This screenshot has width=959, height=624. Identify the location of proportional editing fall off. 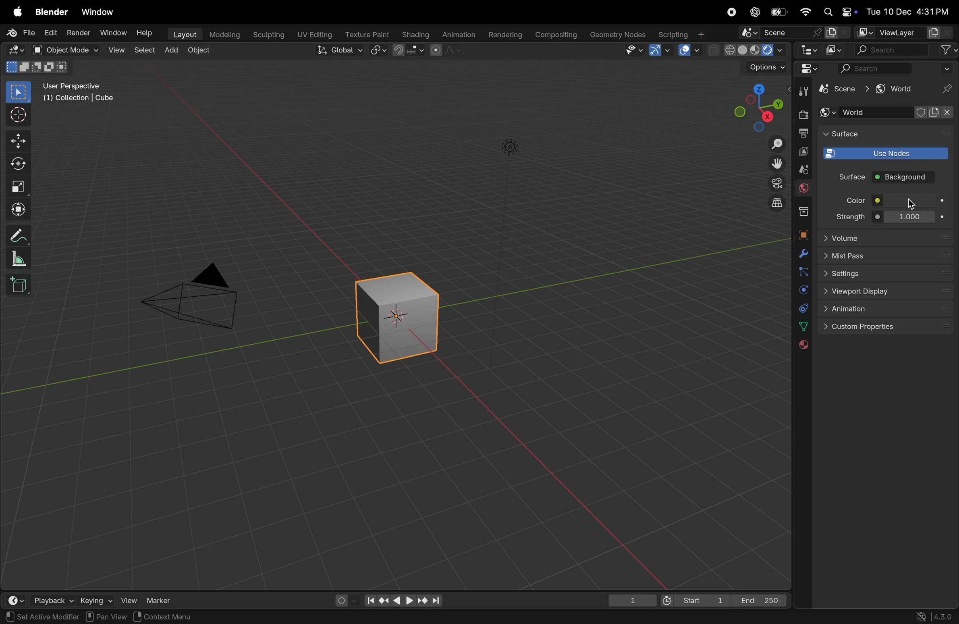
(447, 52).